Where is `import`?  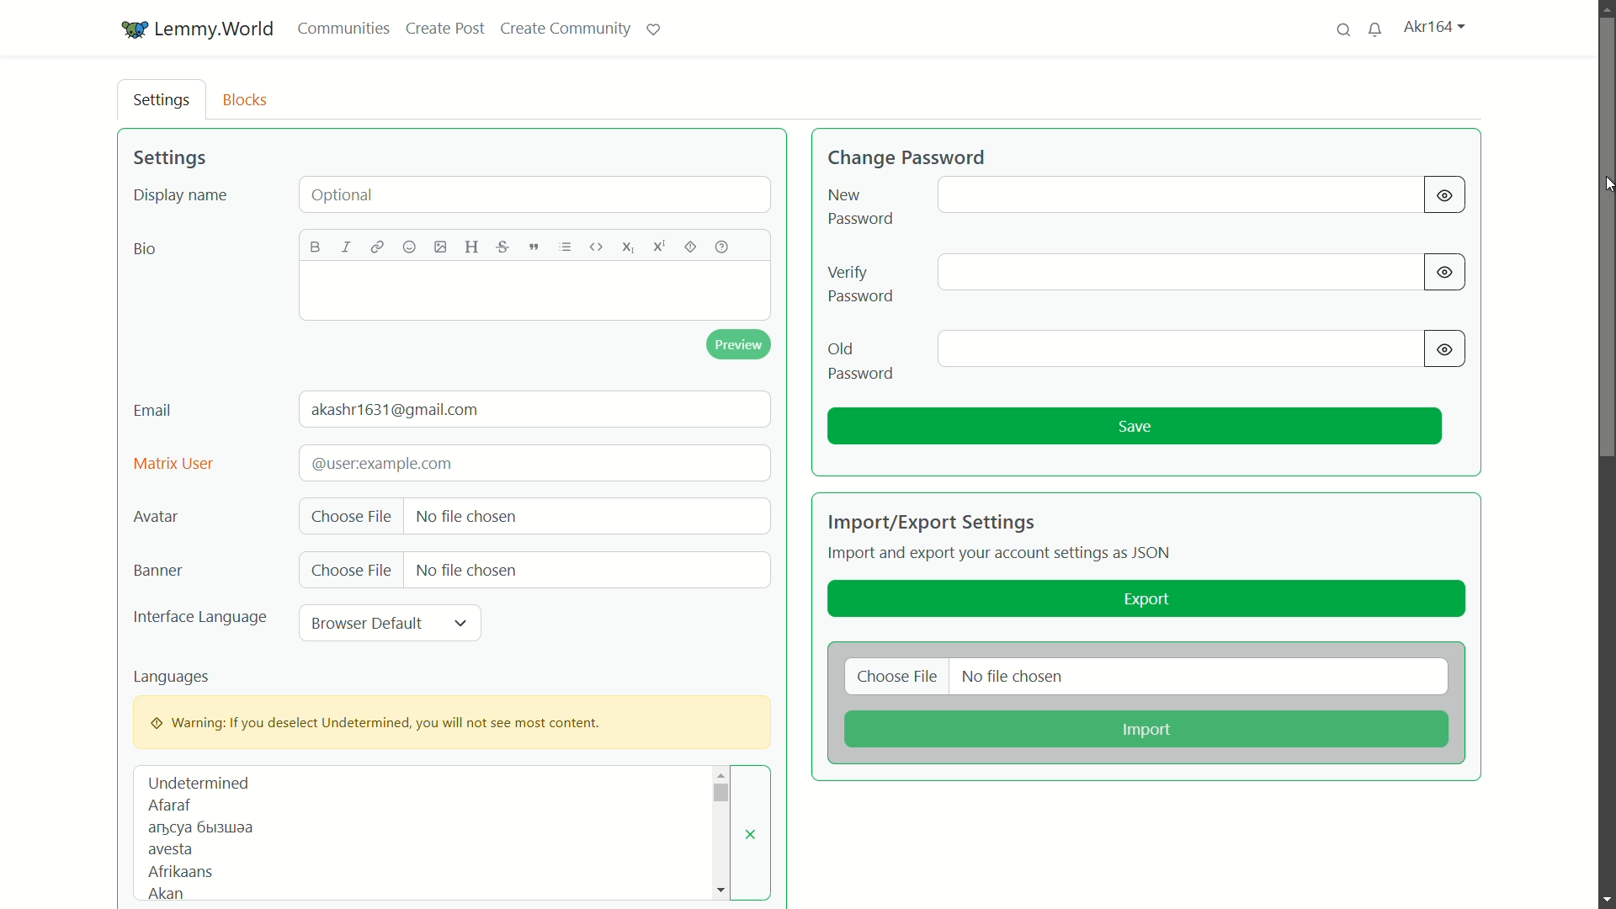 import is located at coordinates (1144, 731).